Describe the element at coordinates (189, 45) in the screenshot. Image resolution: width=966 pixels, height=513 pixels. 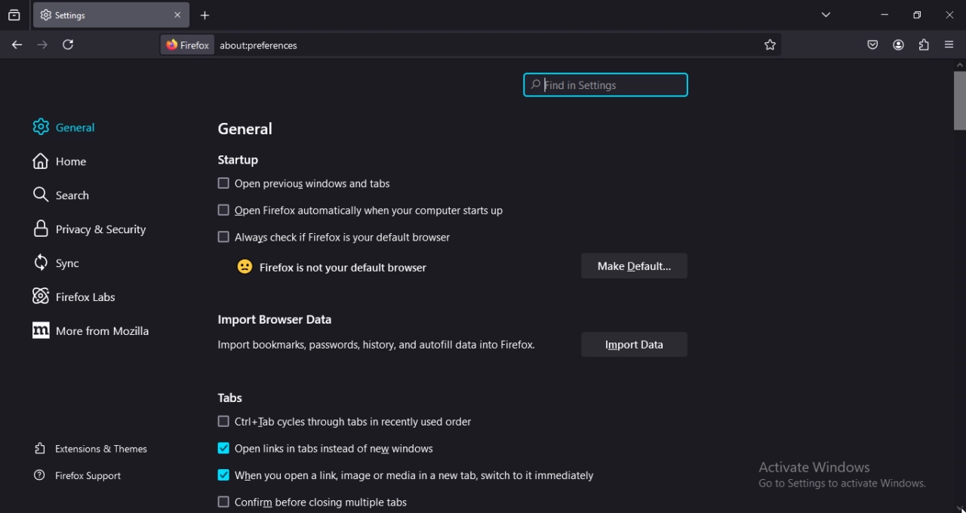
I see ` Firefox` at that location.